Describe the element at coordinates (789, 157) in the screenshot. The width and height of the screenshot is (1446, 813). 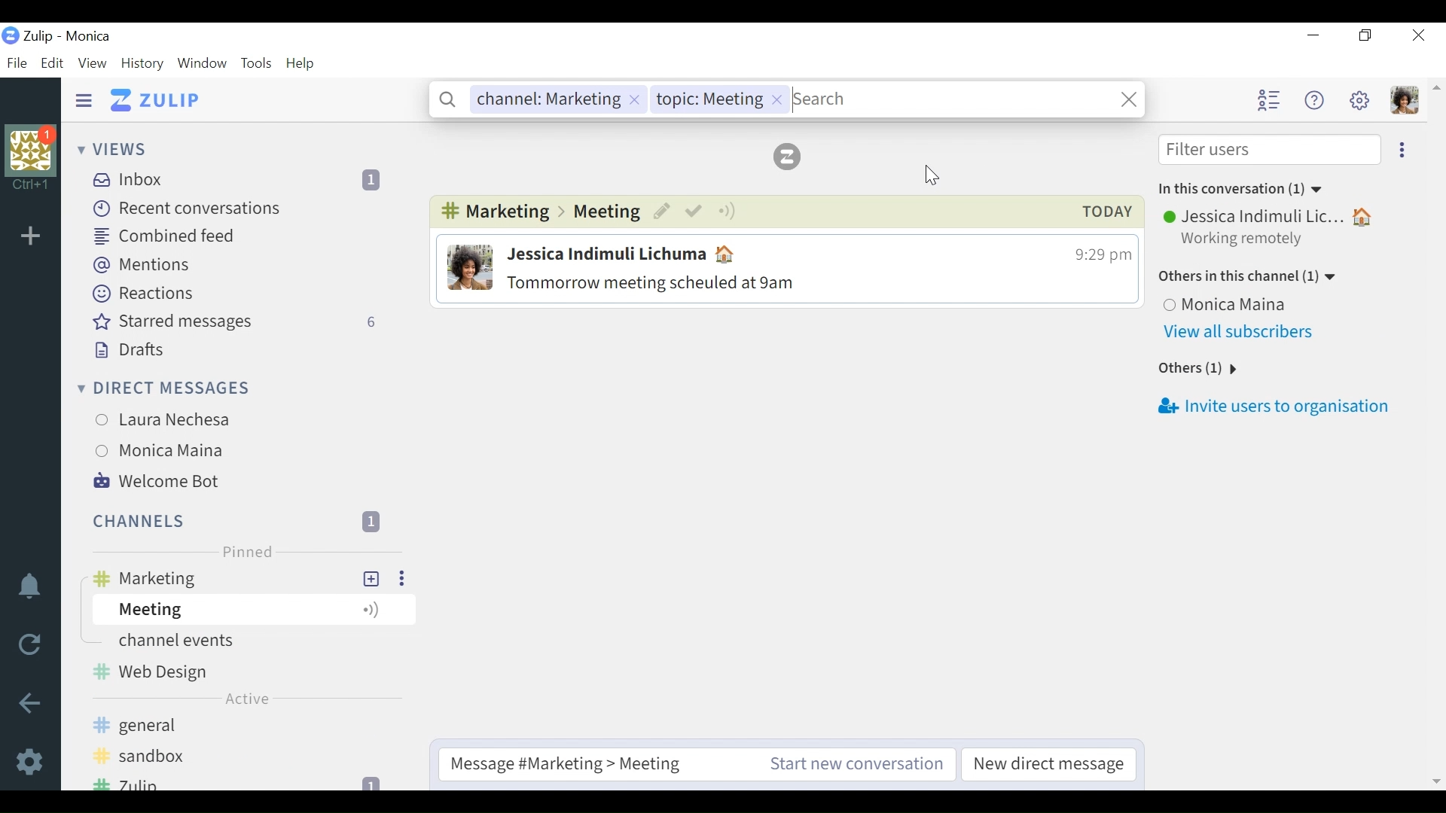
I see `Zulip` at that location.